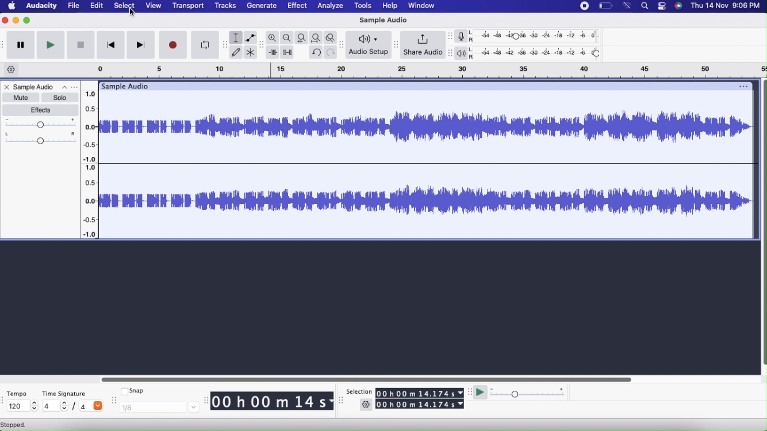  What do you see at coordinates (81, 45) in the screenshot?
I see `Stop` at bounding box center [81, 45].